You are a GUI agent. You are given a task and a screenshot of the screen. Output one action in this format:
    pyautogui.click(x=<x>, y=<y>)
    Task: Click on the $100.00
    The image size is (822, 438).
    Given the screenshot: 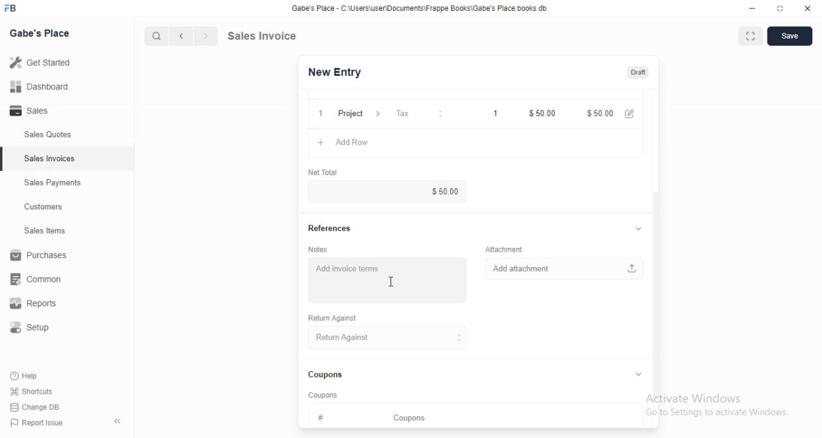 What is the action you would take?
    pyautogui.click(x=597, y=112)
    